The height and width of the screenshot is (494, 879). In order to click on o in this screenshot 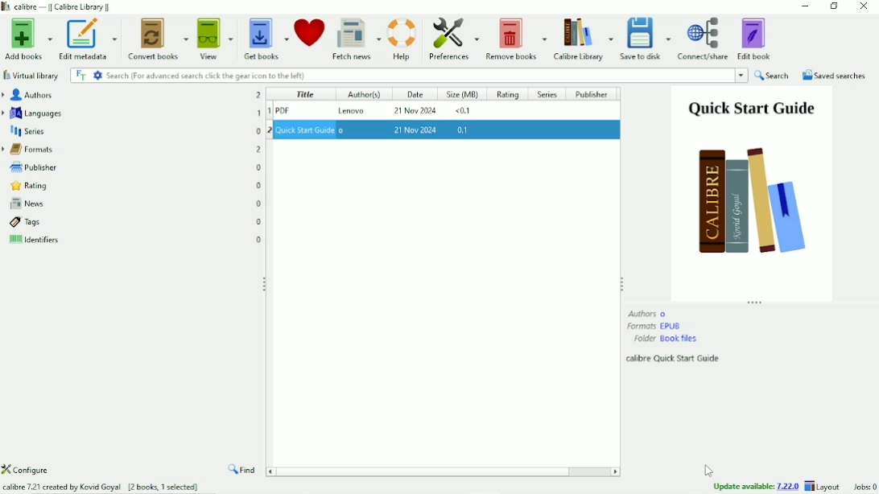, I will do `click(348, 130)`.